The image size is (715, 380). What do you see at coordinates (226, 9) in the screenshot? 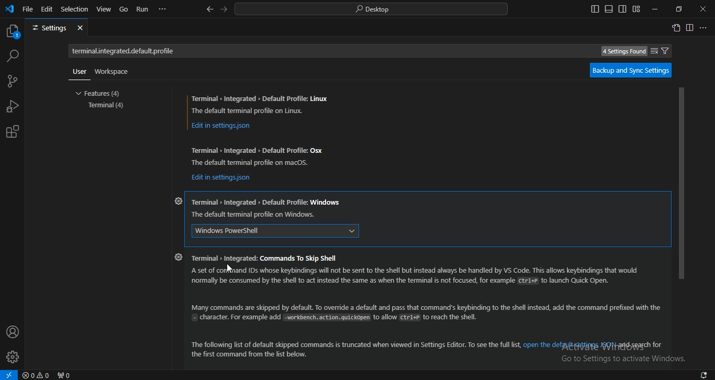
I see `go forward` at bounding box center [226, 9].